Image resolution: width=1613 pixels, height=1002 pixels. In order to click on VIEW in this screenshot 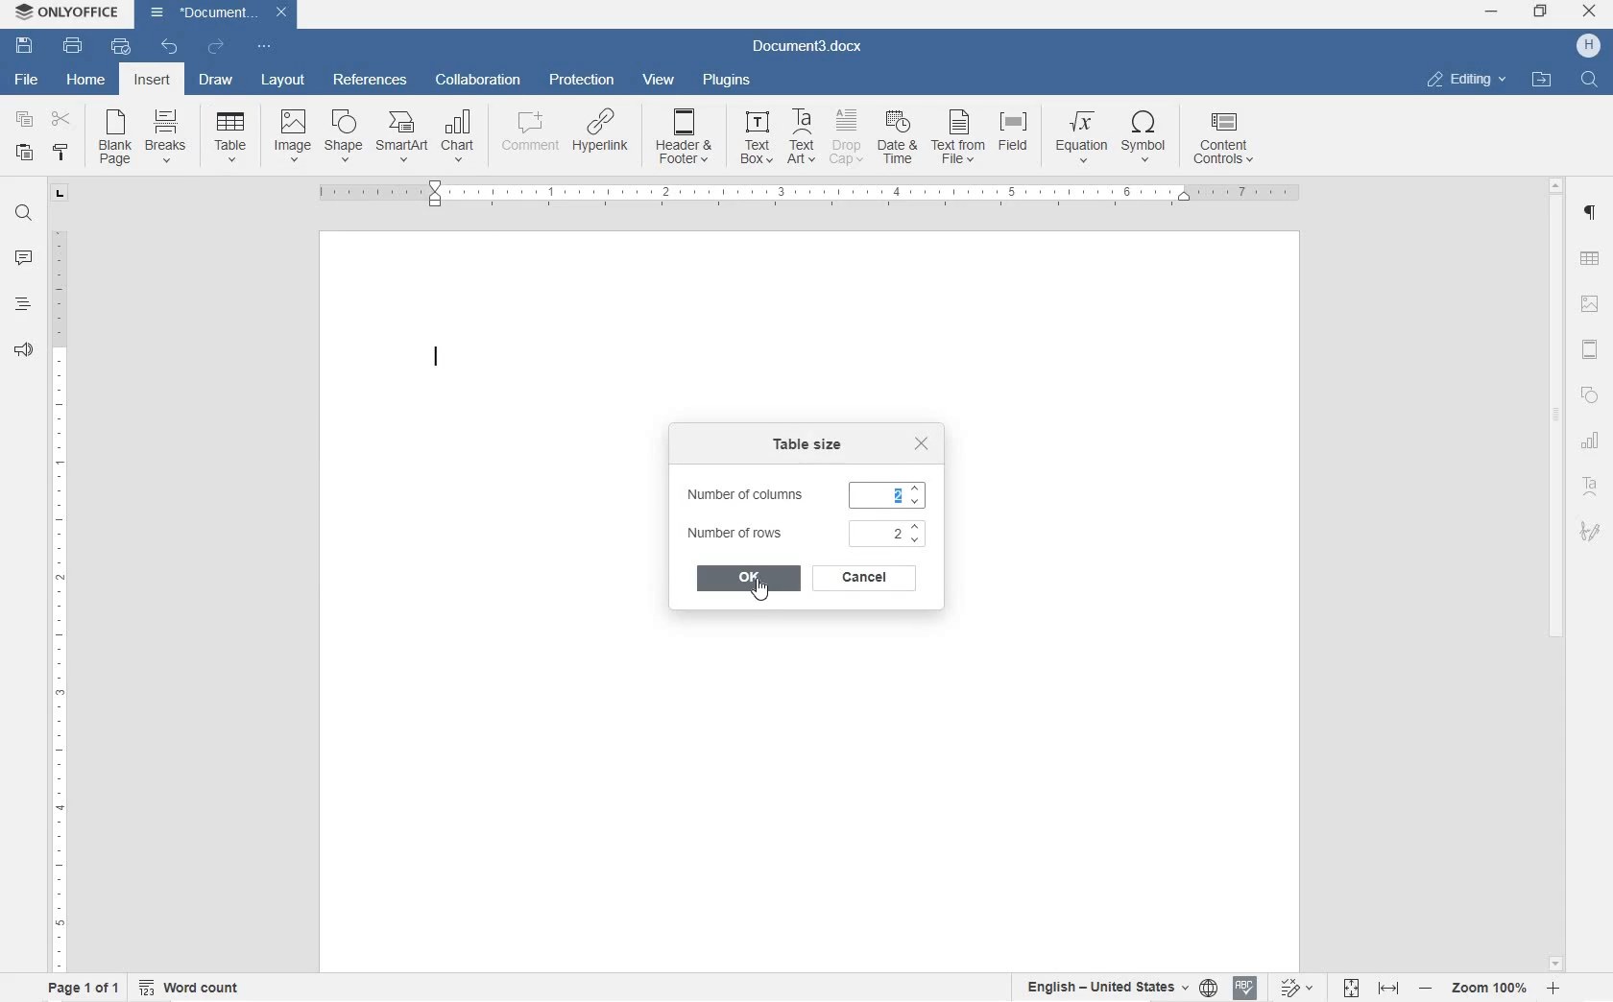, I will do `click(659, 80)`.